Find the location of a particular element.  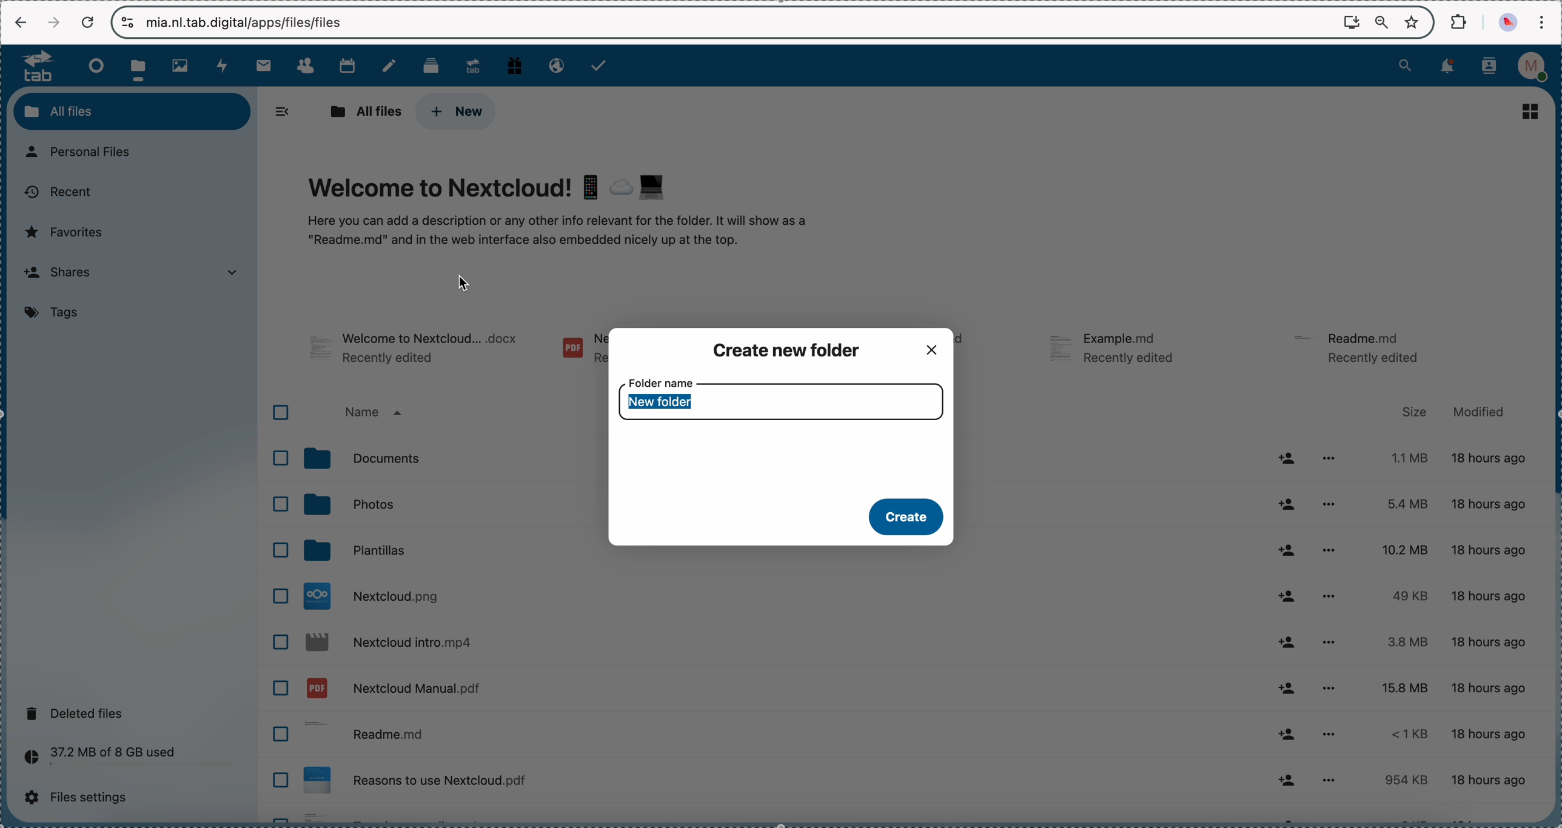

url is located at coordinates (254, 22).